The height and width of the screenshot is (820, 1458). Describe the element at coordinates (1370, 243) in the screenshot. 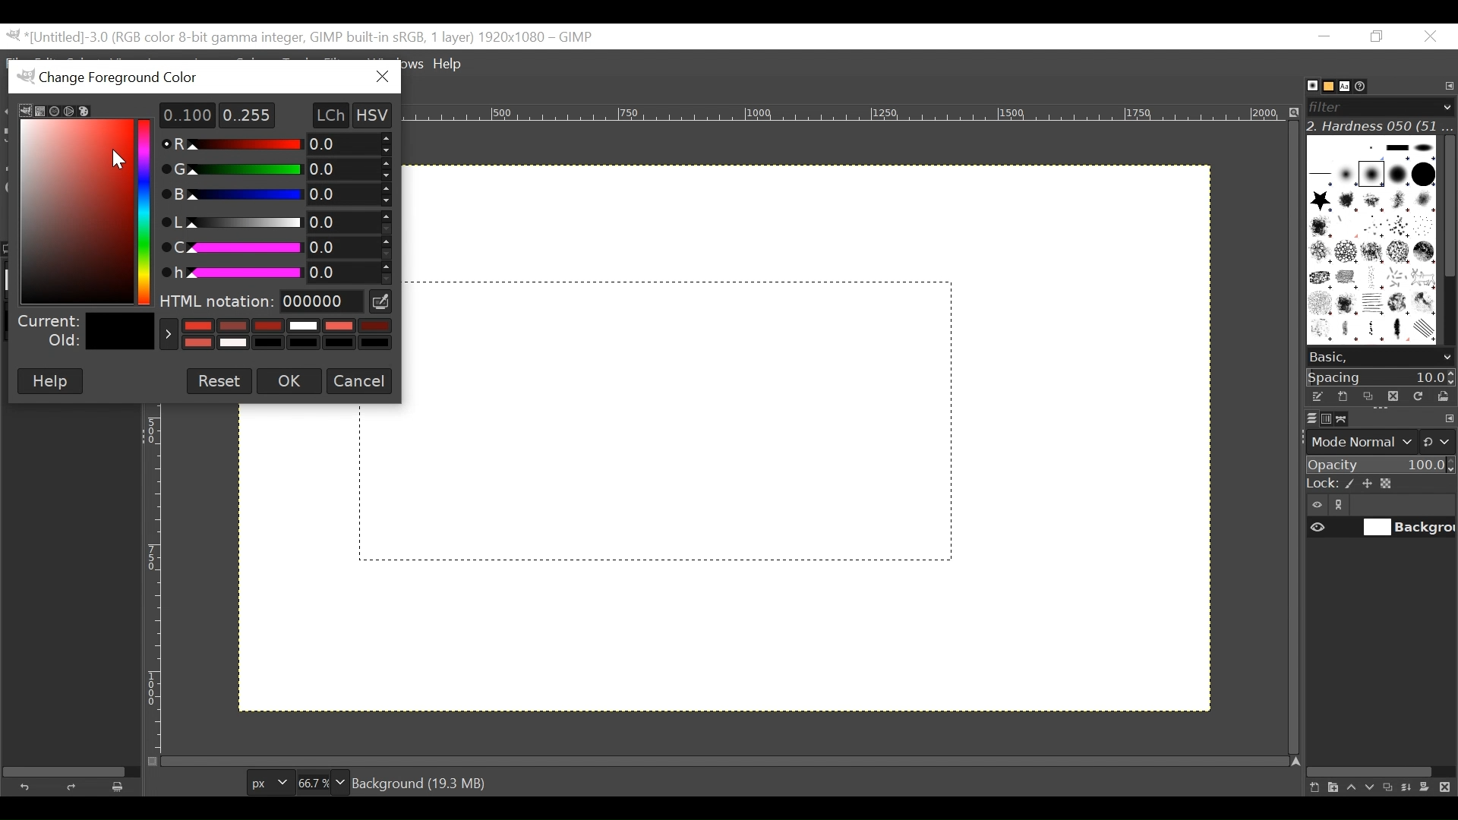

I see `Patterns` at that location.